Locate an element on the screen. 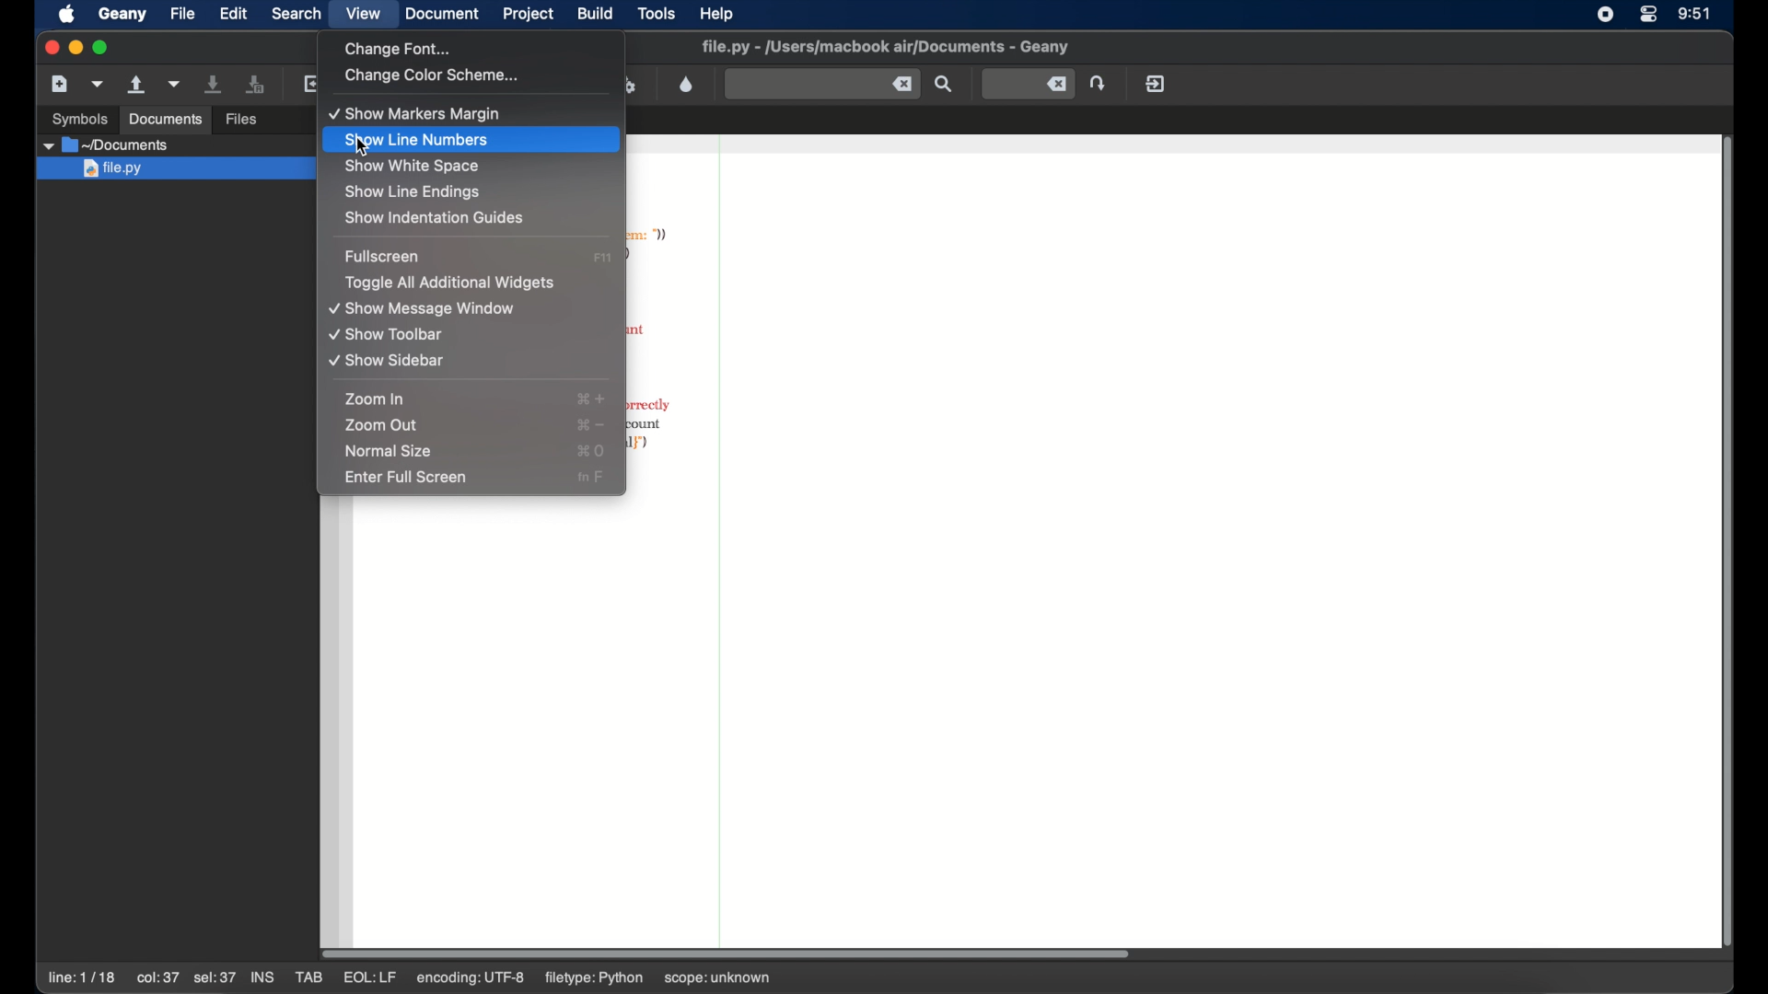  show line endings is located at coordinates (414, 191).